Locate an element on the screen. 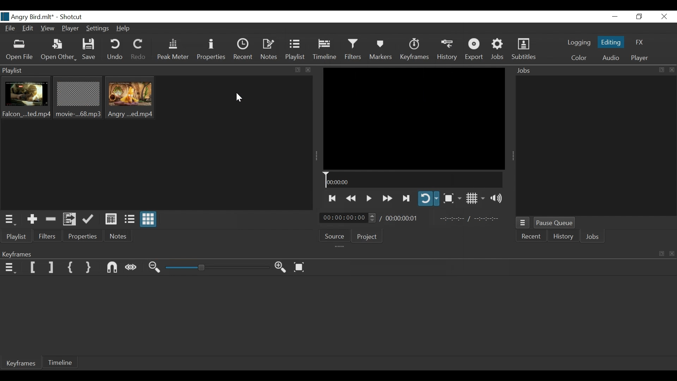 The height and width of the screenshot is (381, 677). Recent is located at coordinates (532, 237).